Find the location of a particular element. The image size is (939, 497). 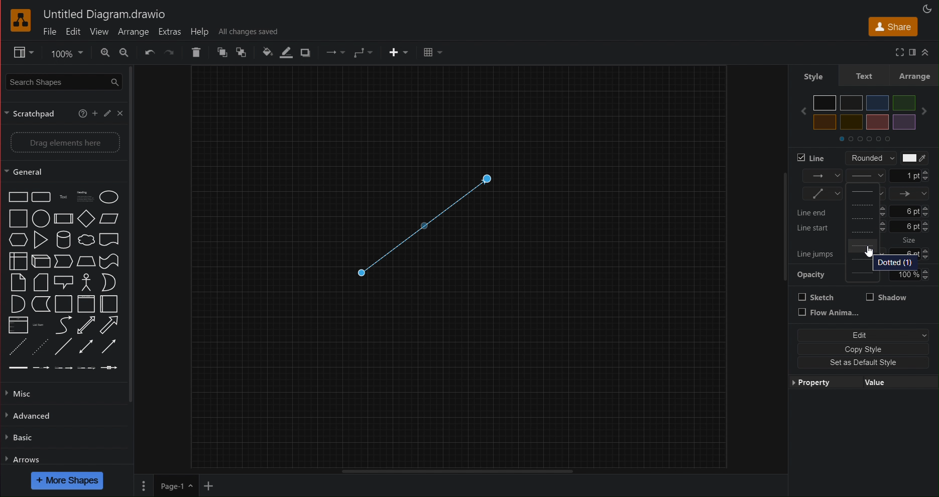

page 1 is located at coordinates (175, 485).